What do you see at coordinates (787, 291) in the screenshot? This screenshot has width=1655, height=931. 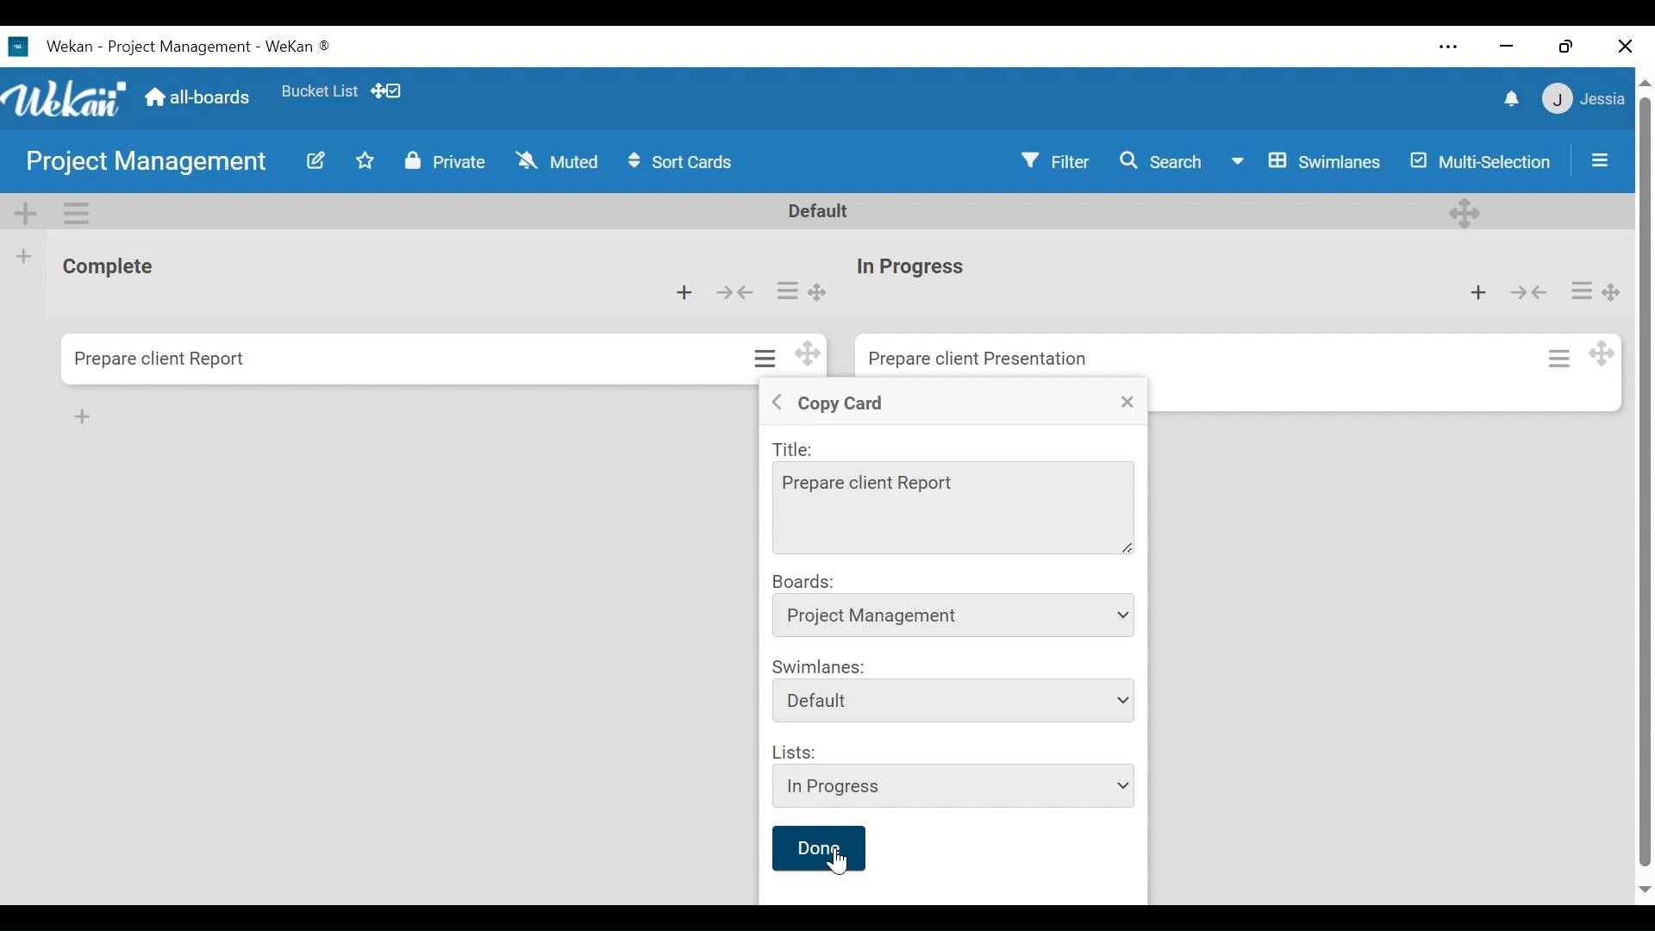 I see `Card actions` at bounding box center [787, 291].